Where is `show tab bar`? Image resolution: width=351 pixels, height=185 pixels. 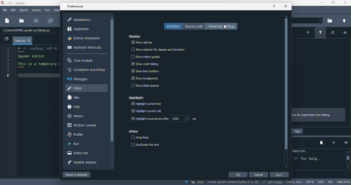
show tab bar is located at coordinates (143, 42).